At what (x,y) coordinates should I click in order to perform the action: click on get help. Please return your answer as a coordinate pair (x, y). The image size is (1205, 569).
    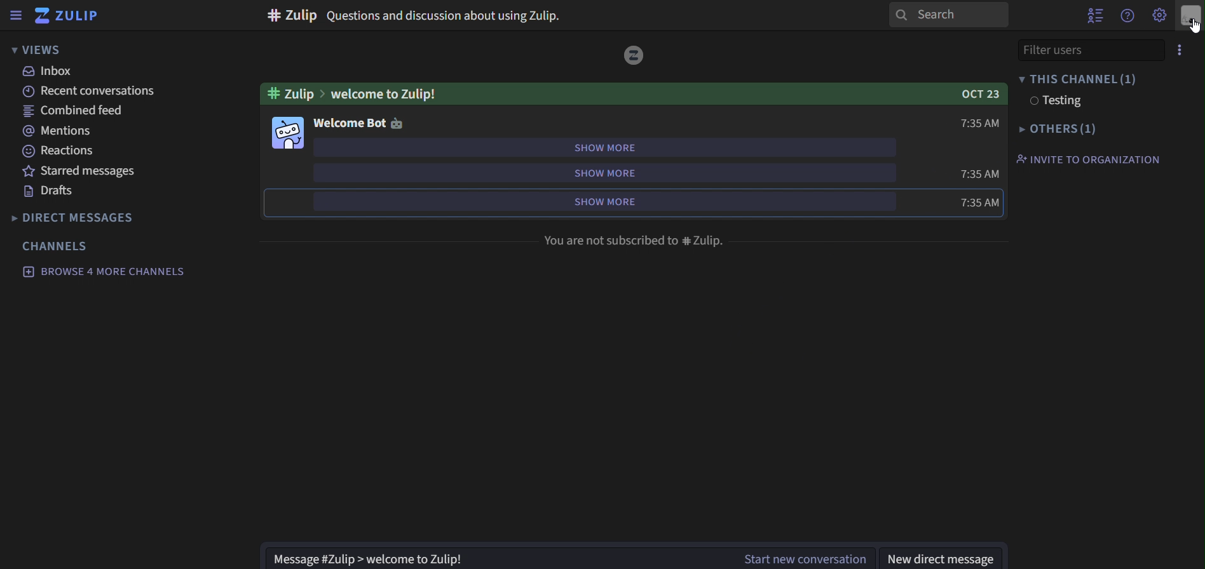
    Looking at the image, I should click on (1129, 16).